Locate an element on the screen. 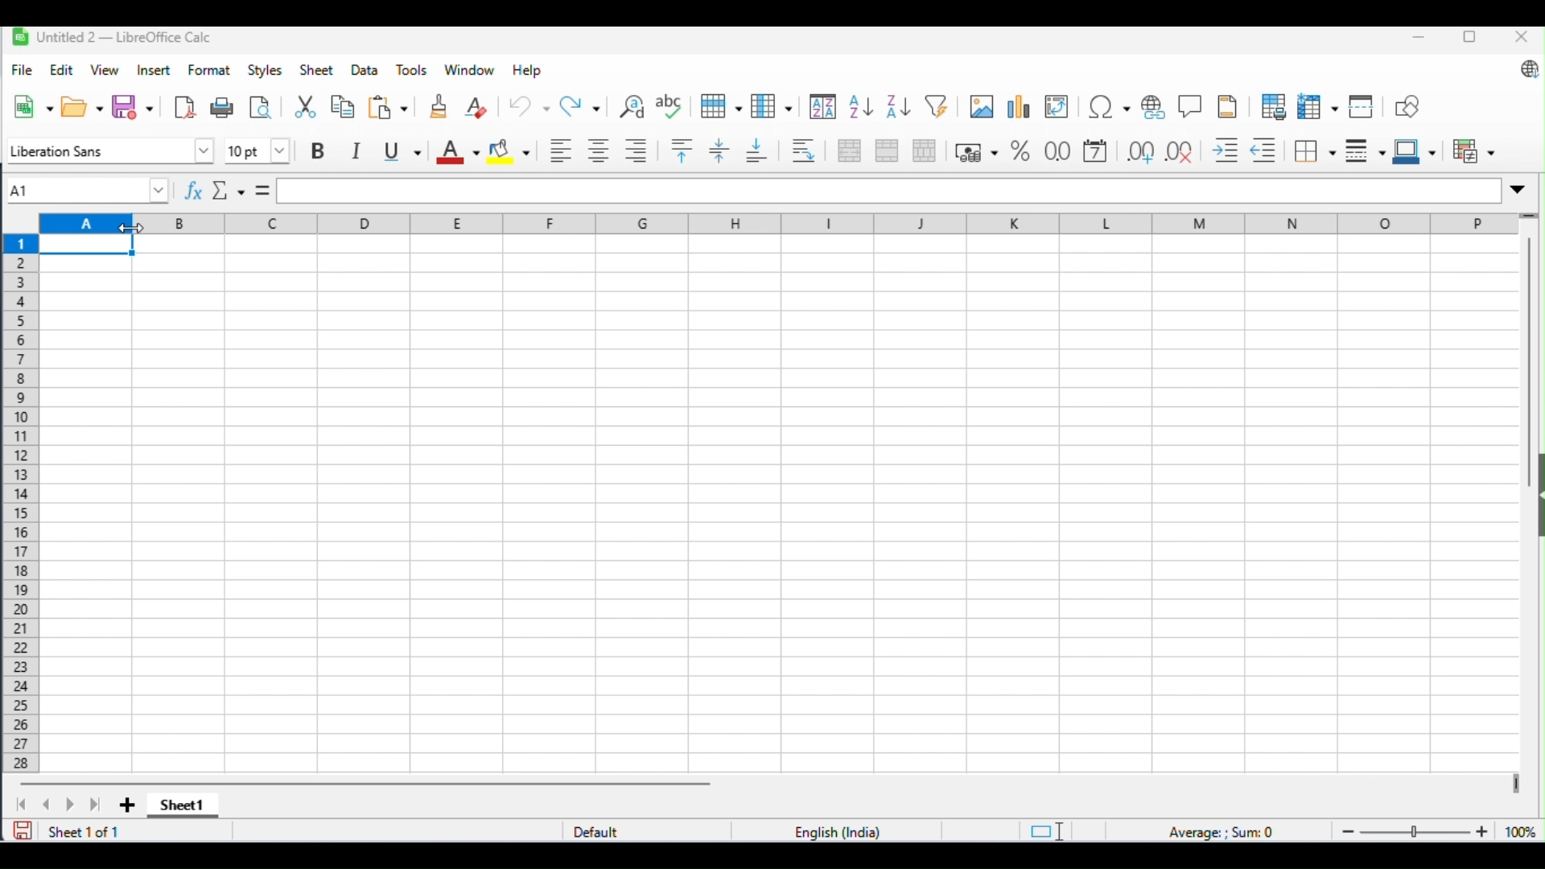 Image resolution: width=1545 pixels, height=869 pixels. border color is located at coordinates (1415, 149).